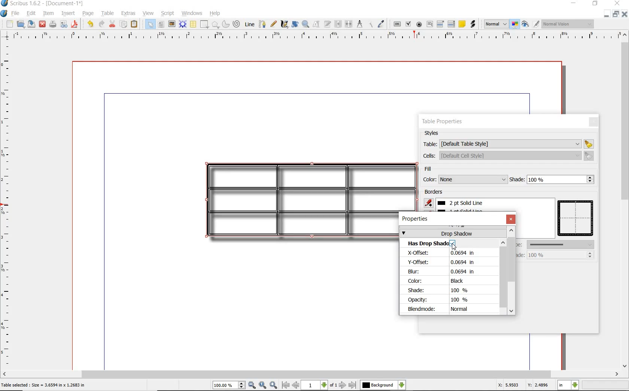 This screenshot has width=629, height=391. Describe the element at coordinates (552, 179) in the screenshot. I see `shade` at that location.